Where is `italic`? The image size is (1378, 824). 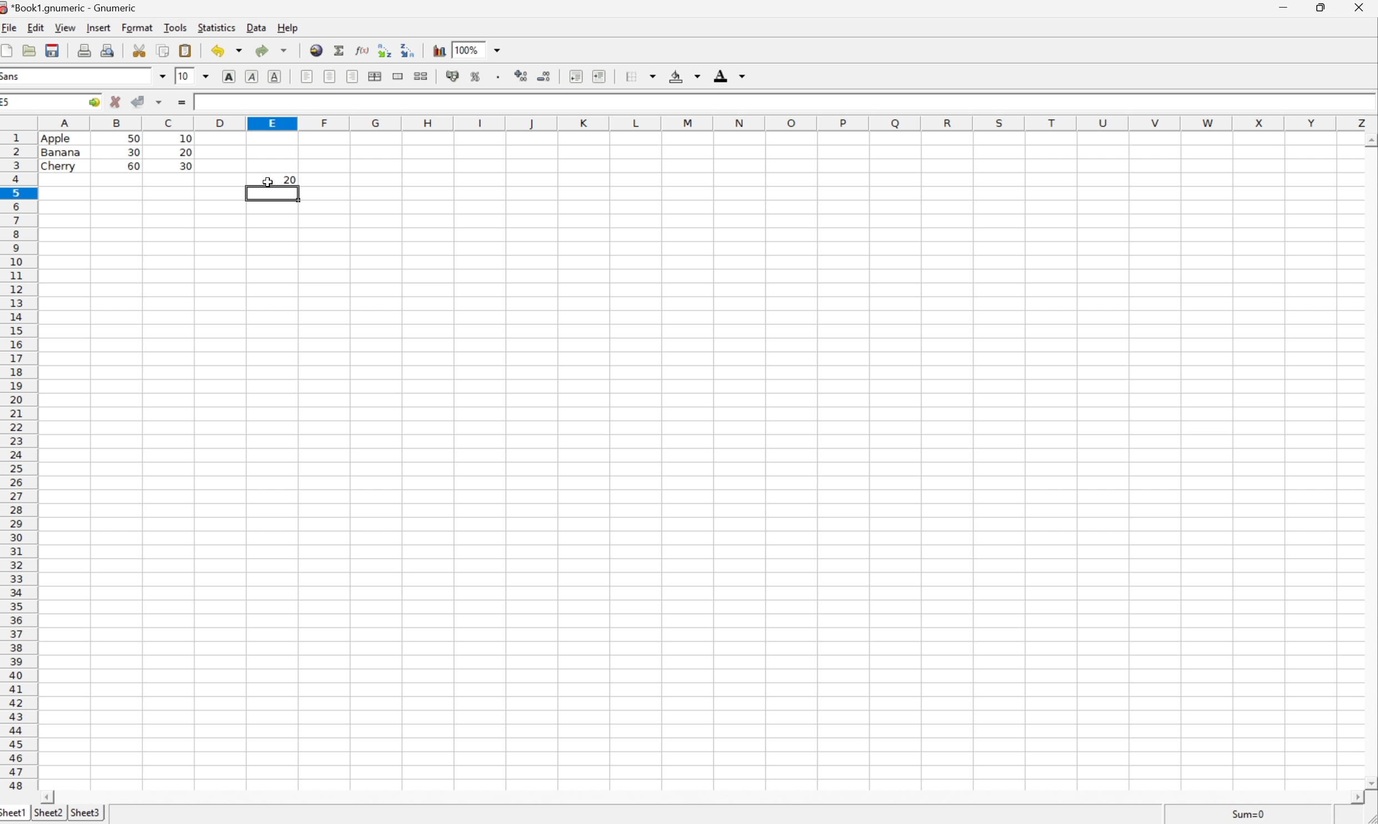
italic is located at coordinates (253, 76).